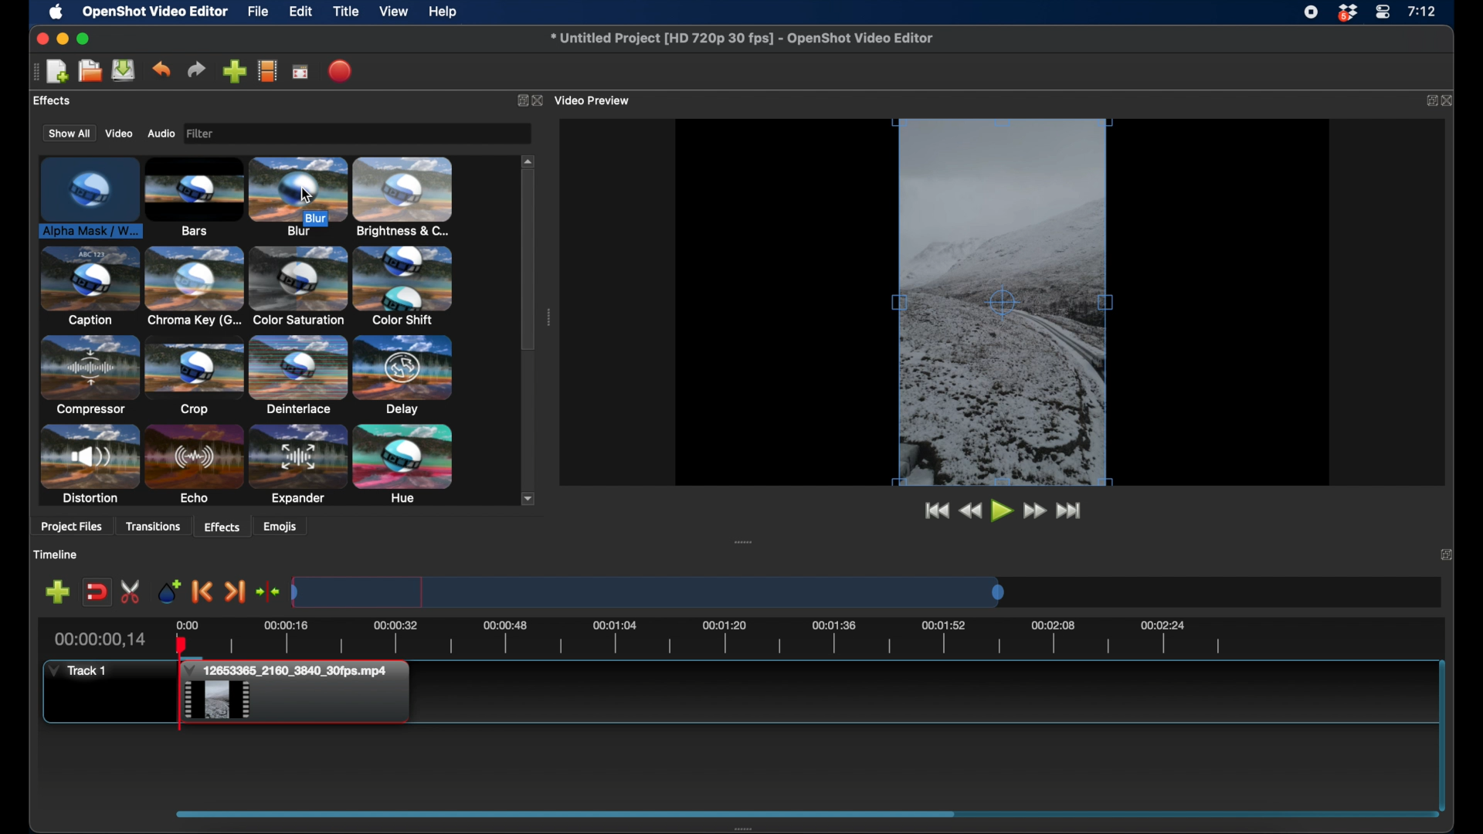  What do you see at coordinates (203, 592) in the screenshot?
I see `previous marker` at bounding box center [203, 592].